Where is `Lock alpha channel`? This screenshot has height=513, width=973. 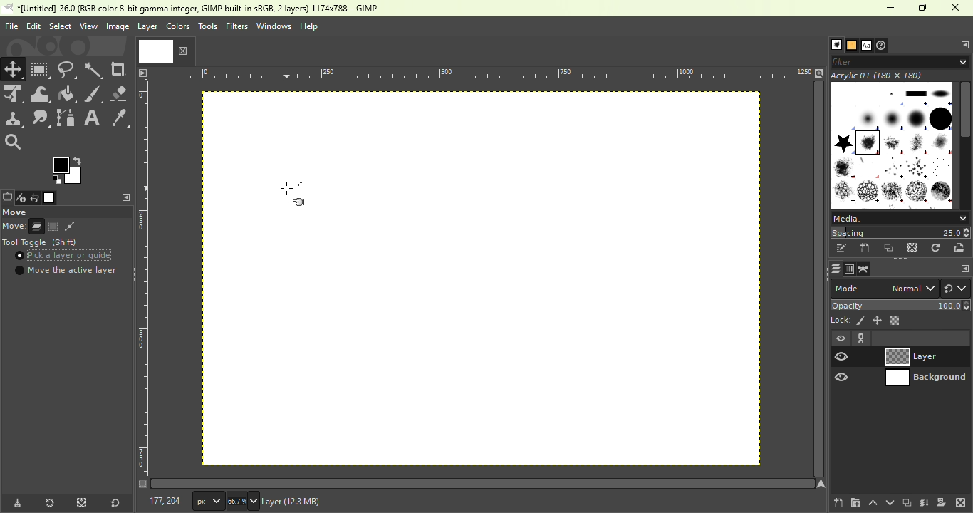
Lock alpha channel is located at coordinates (895, 320).